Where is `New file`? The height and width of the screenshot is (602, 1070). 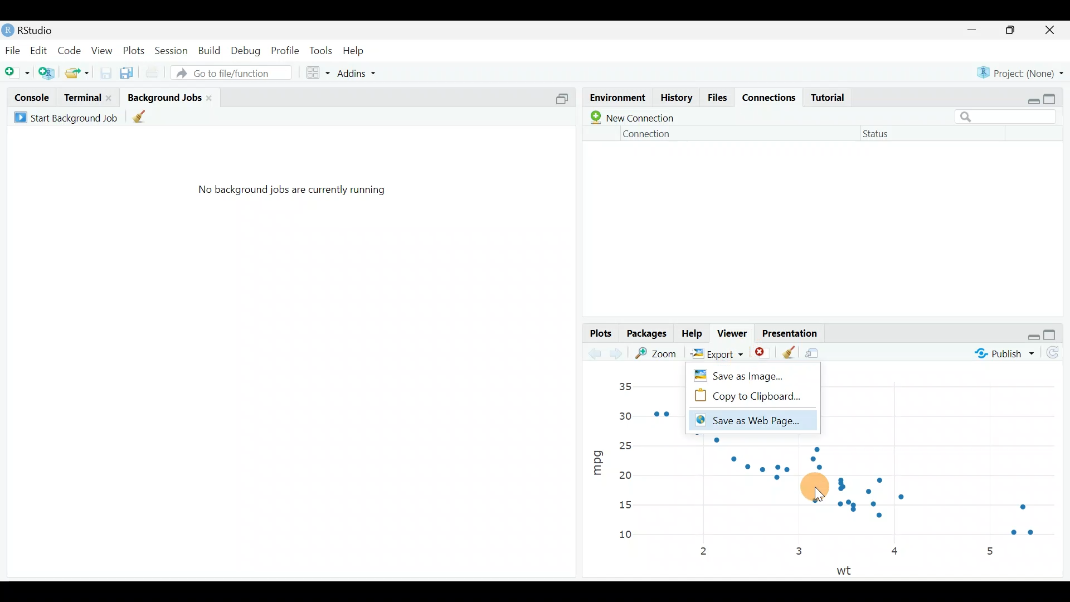
New file is located at coordinates (17, 70).